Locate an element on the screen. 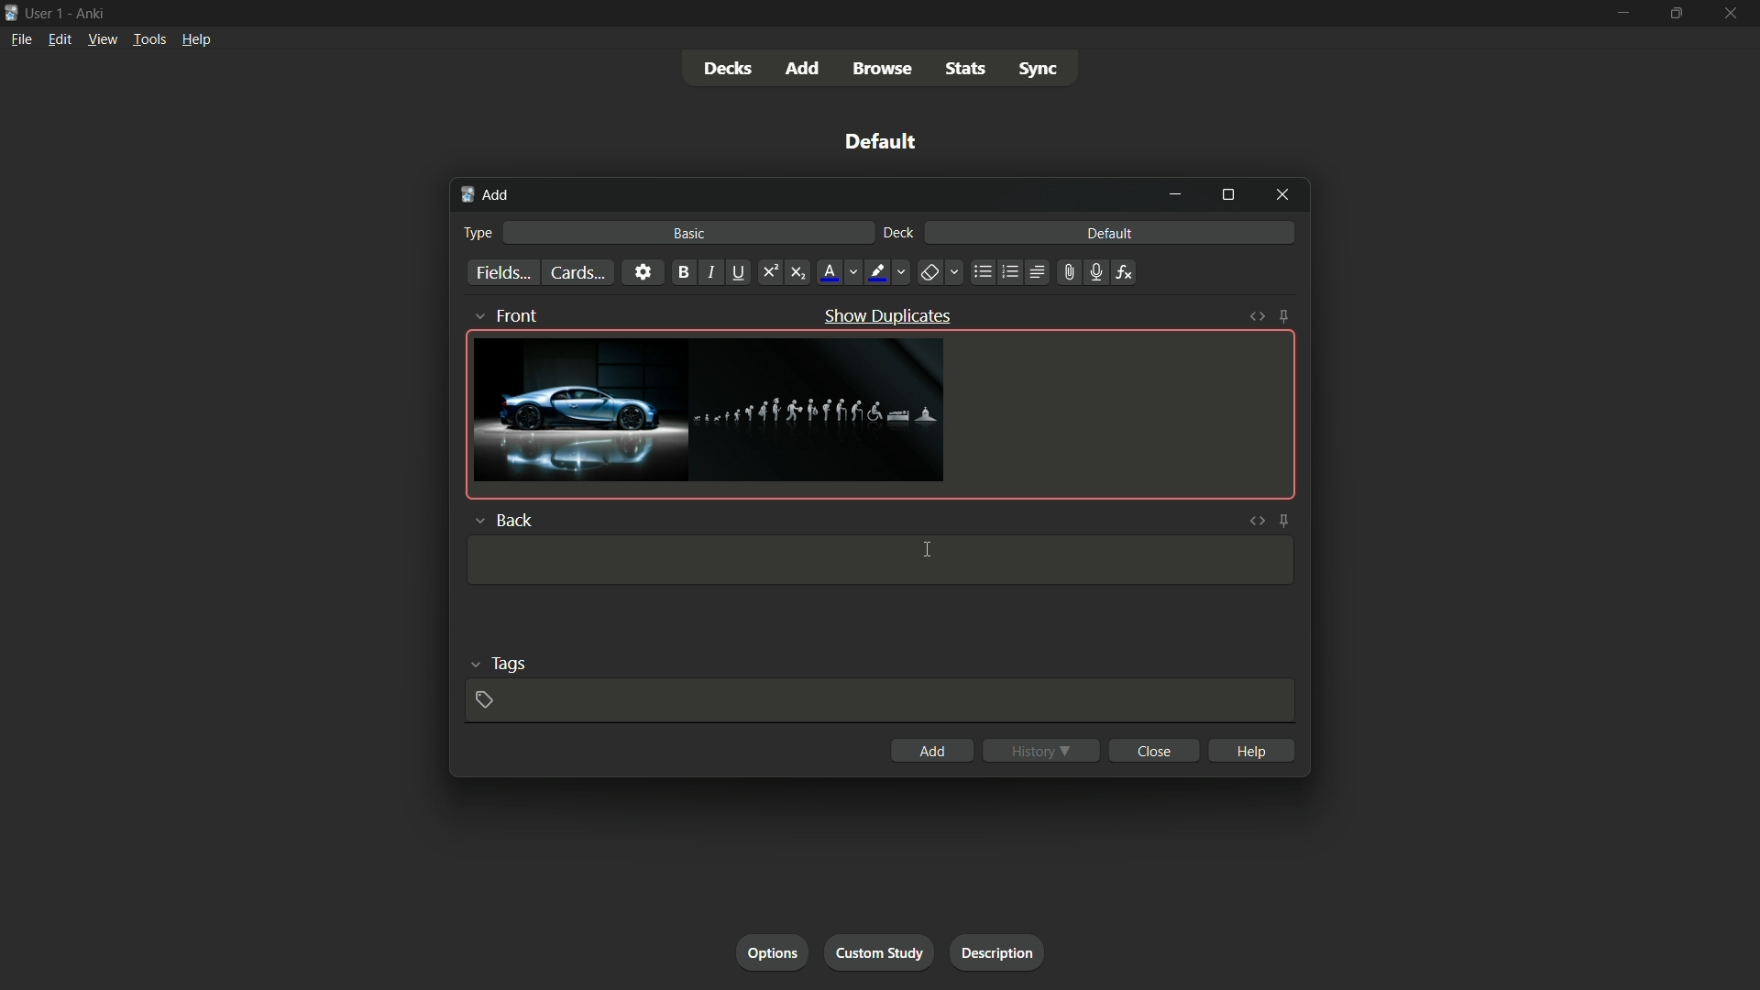  user-1 is located at coordinates (45, 11).